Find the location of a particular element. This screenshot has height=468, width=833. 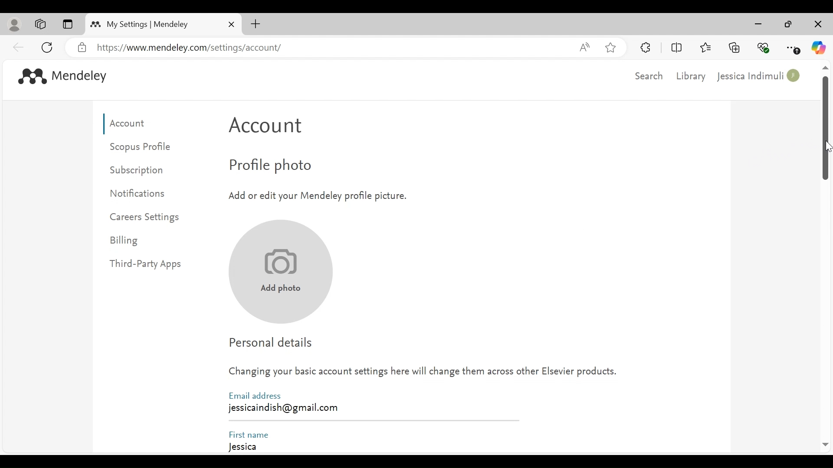

New Tab is located at coordinates (256, 24).